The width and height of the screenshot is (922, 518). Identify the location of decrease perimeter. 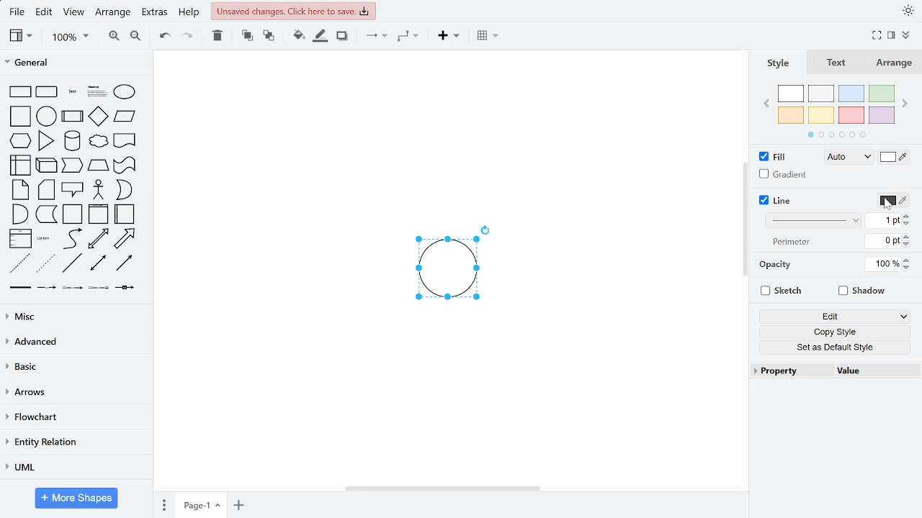
(907, 245).